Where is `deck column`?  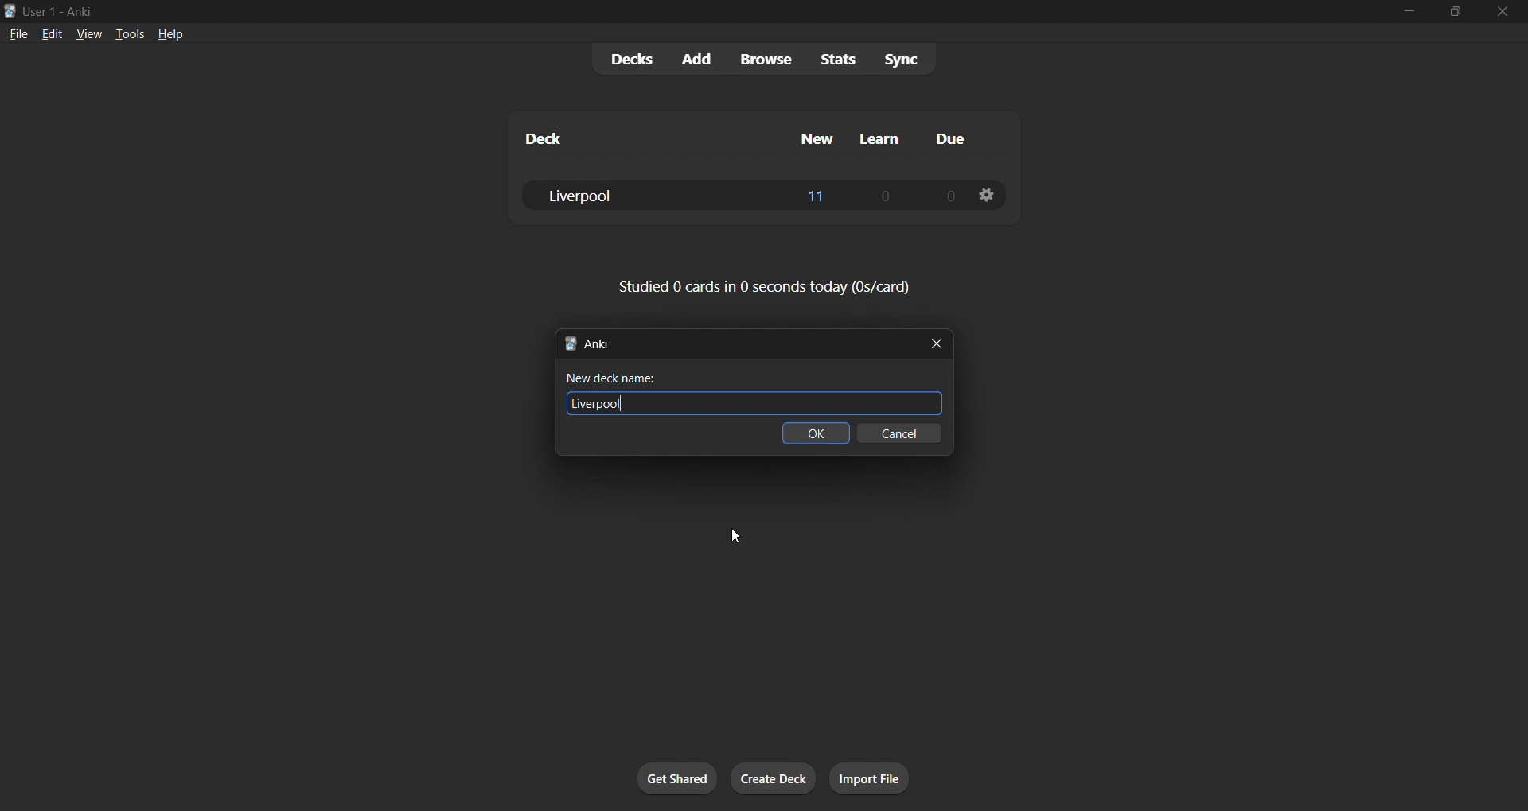 deck column is located at coordinates (643, 138).